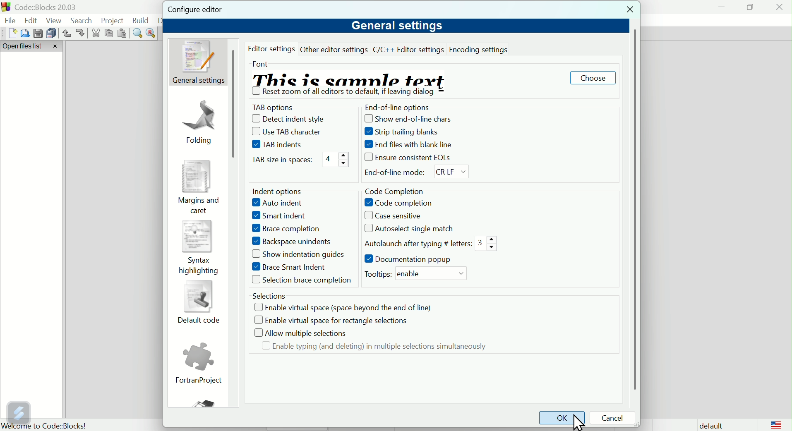 The image size is (792, 431). I want to click on Paste, so click(123, 34).